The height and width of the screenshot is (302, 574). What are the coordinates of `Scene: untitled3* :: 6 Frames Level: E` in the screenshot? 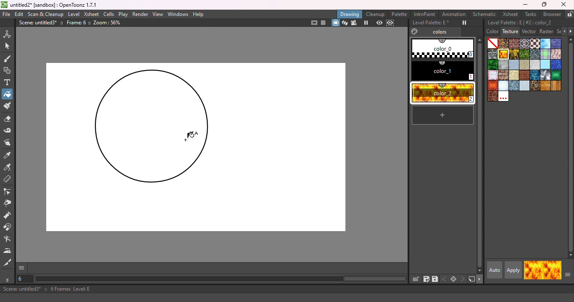 It's located at (287, 290).